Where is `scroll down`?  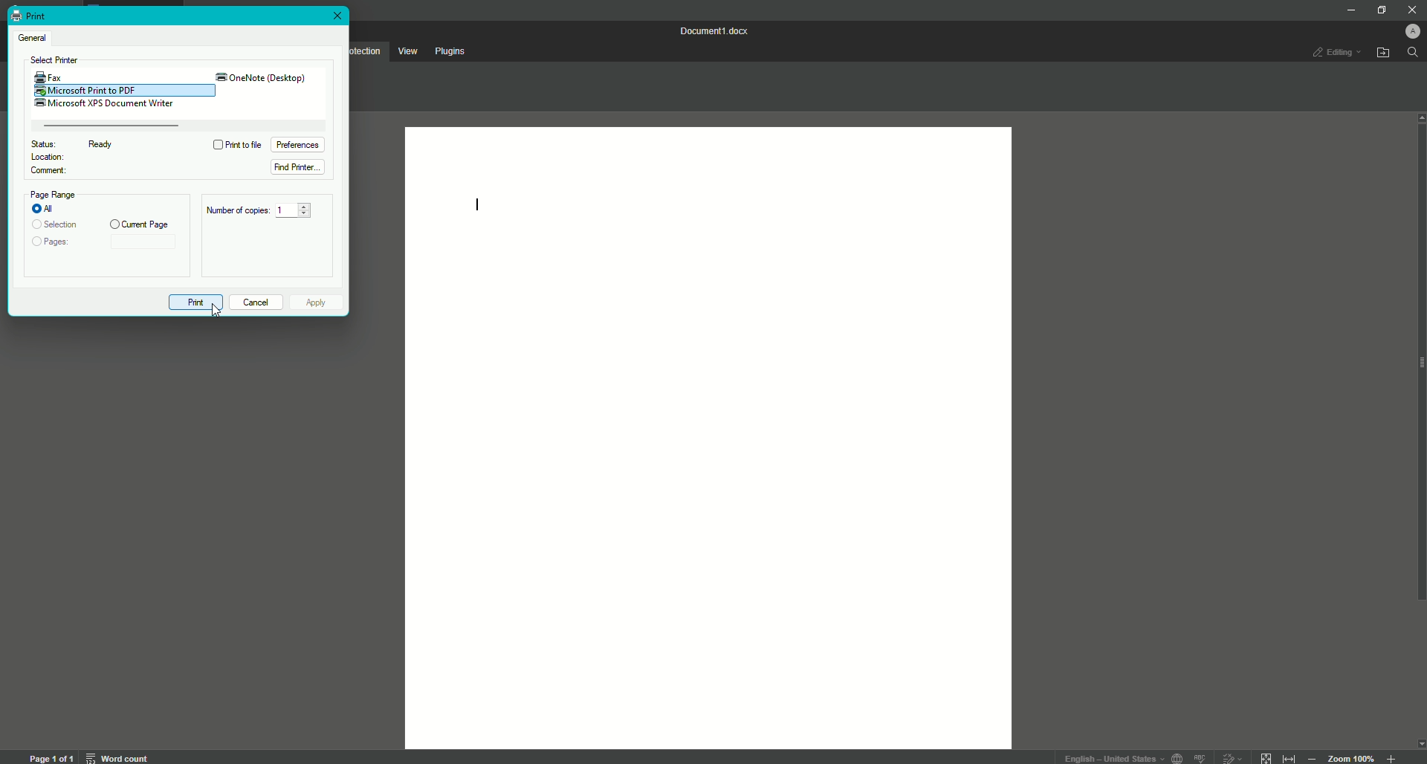
scroll down is located at coordinates (1418, 743).